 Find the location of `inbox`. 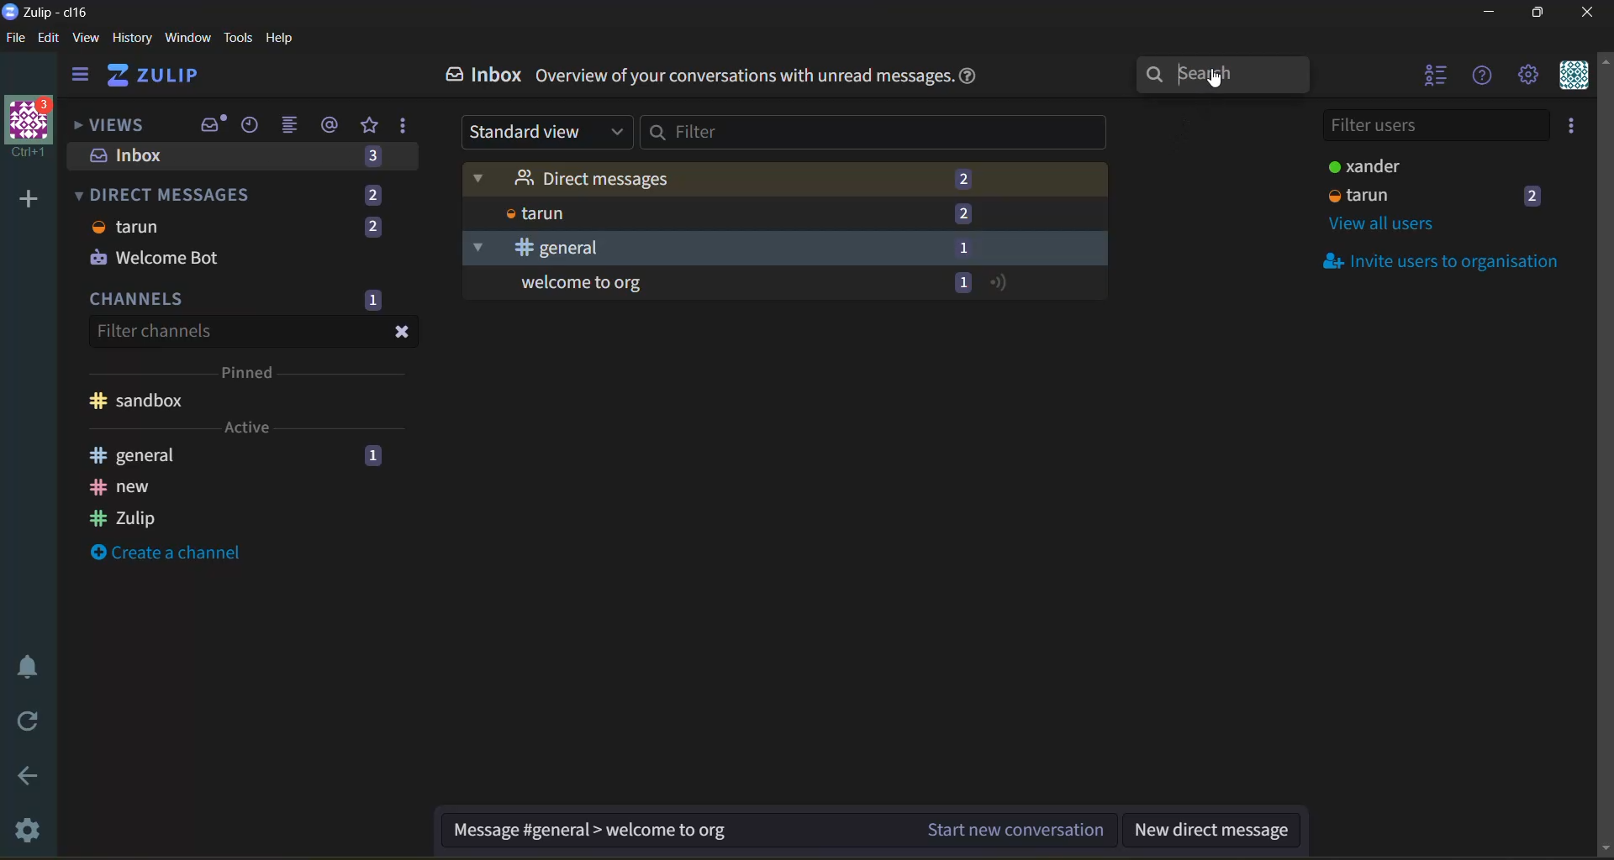

inbox is located at coordinates (485, 75).